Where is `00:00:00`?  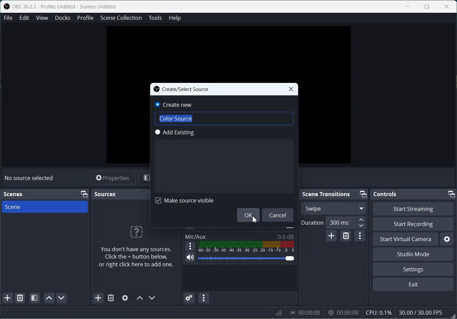
00:00:00 is located at coordinates (306, 312).